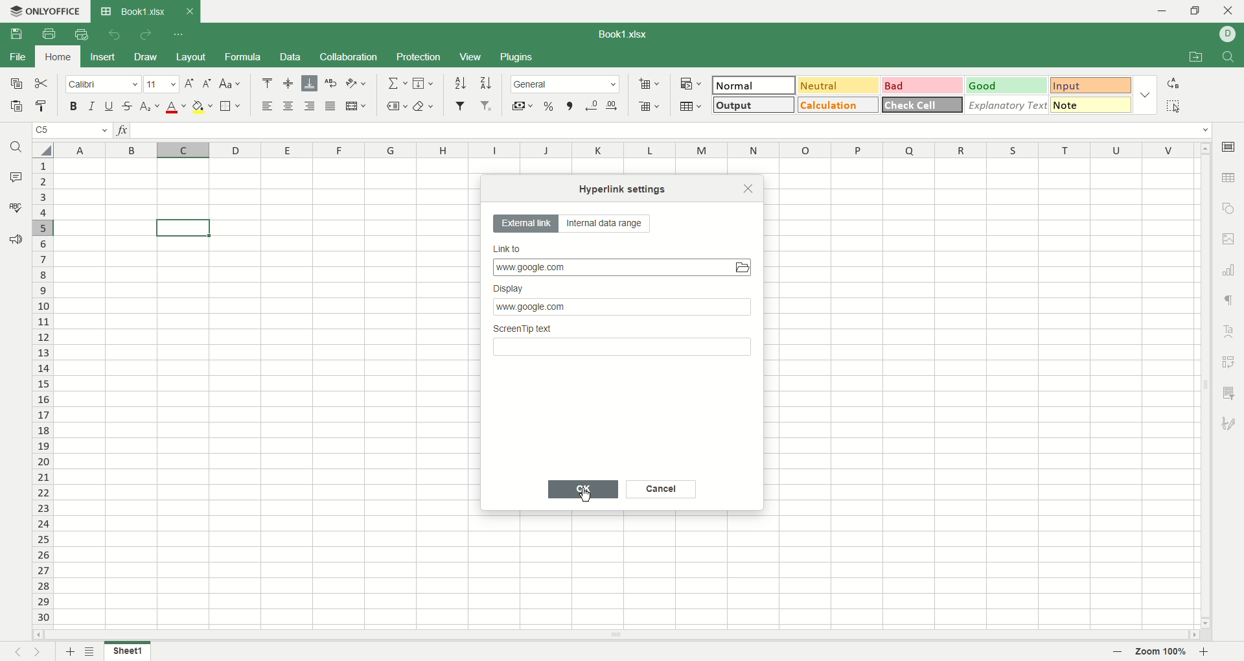  What do you see at coordinates (526, 224) in the screenshot?
I see `external link` at bounding box center [526, 224].